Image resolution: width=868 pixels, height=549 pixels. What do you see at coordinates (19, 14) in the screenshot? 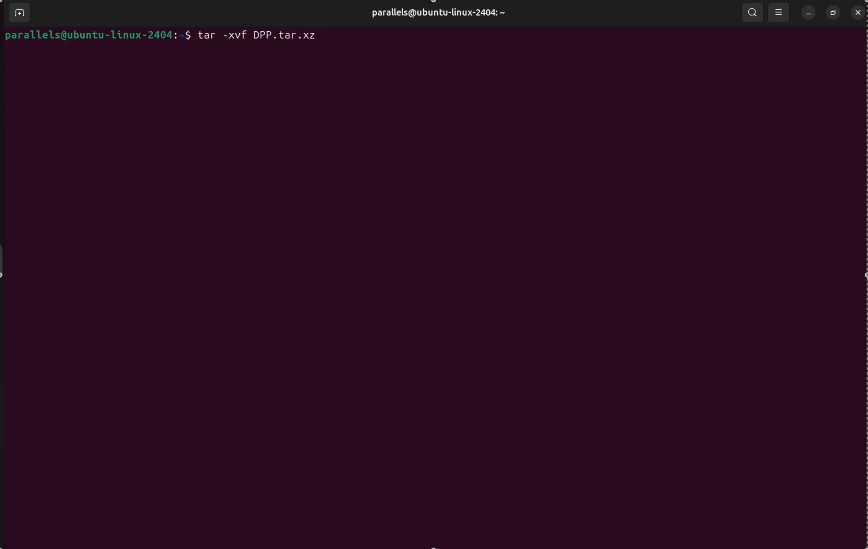
I see `add terminal` at bounding box center [19, 14].